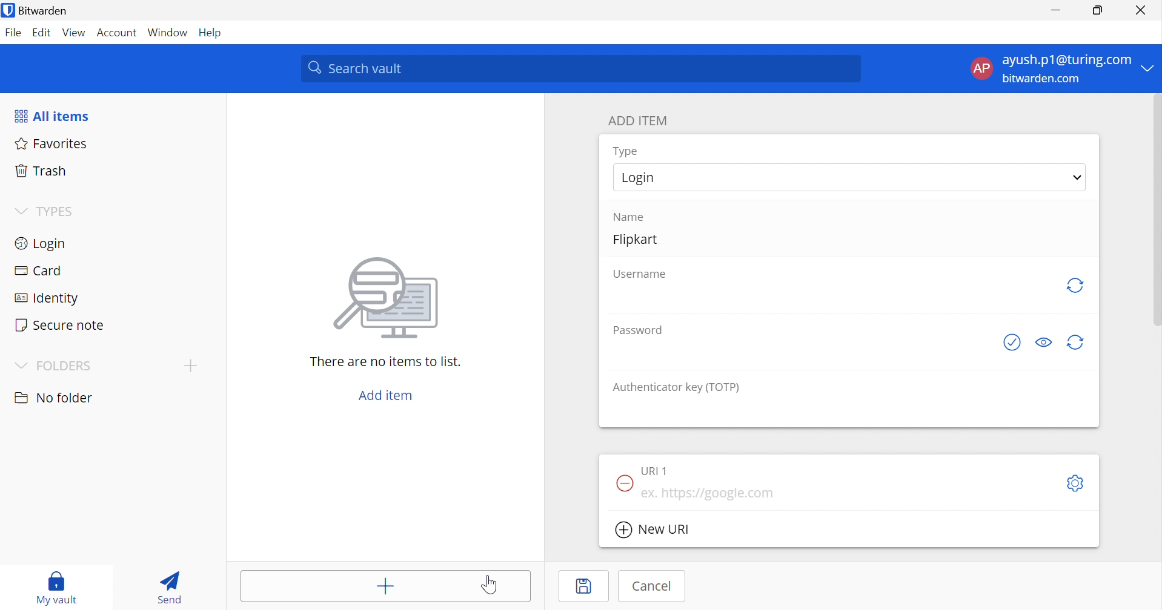 This screenshot has width=1162, height=610. What do you see at coordinates (1054, 10) in the screenshot?
I see `Minimize` at bounding box center [1054, 10].